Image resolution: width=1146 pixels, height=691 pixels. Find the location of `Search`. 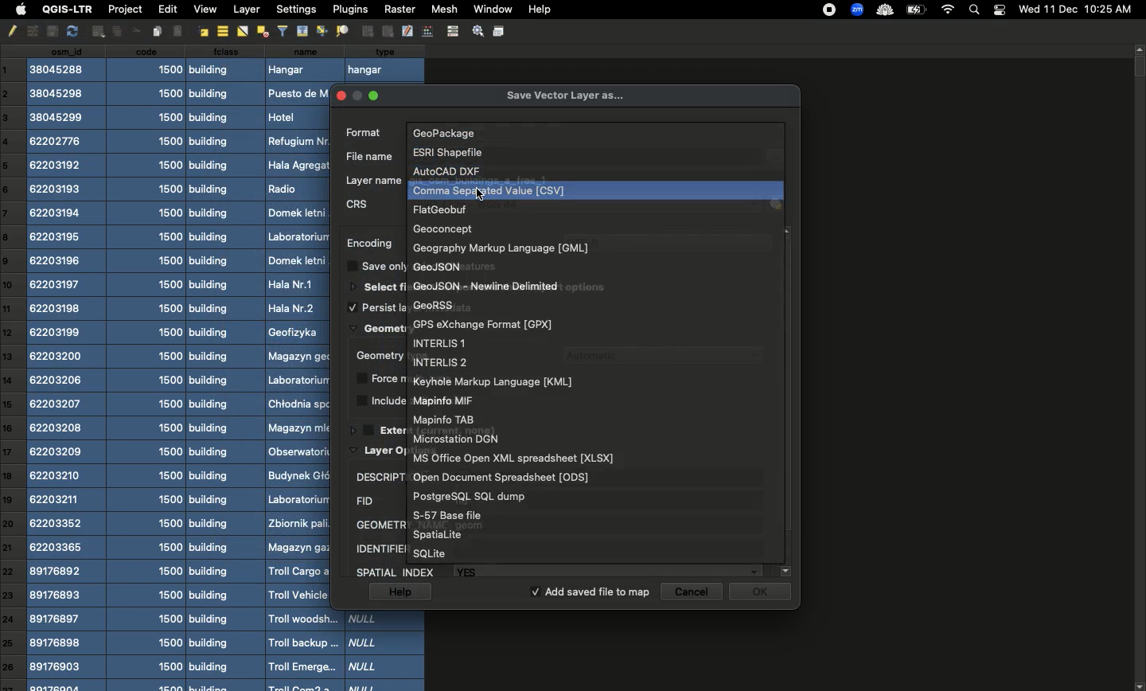

Search is located at coordinates (976, 9).